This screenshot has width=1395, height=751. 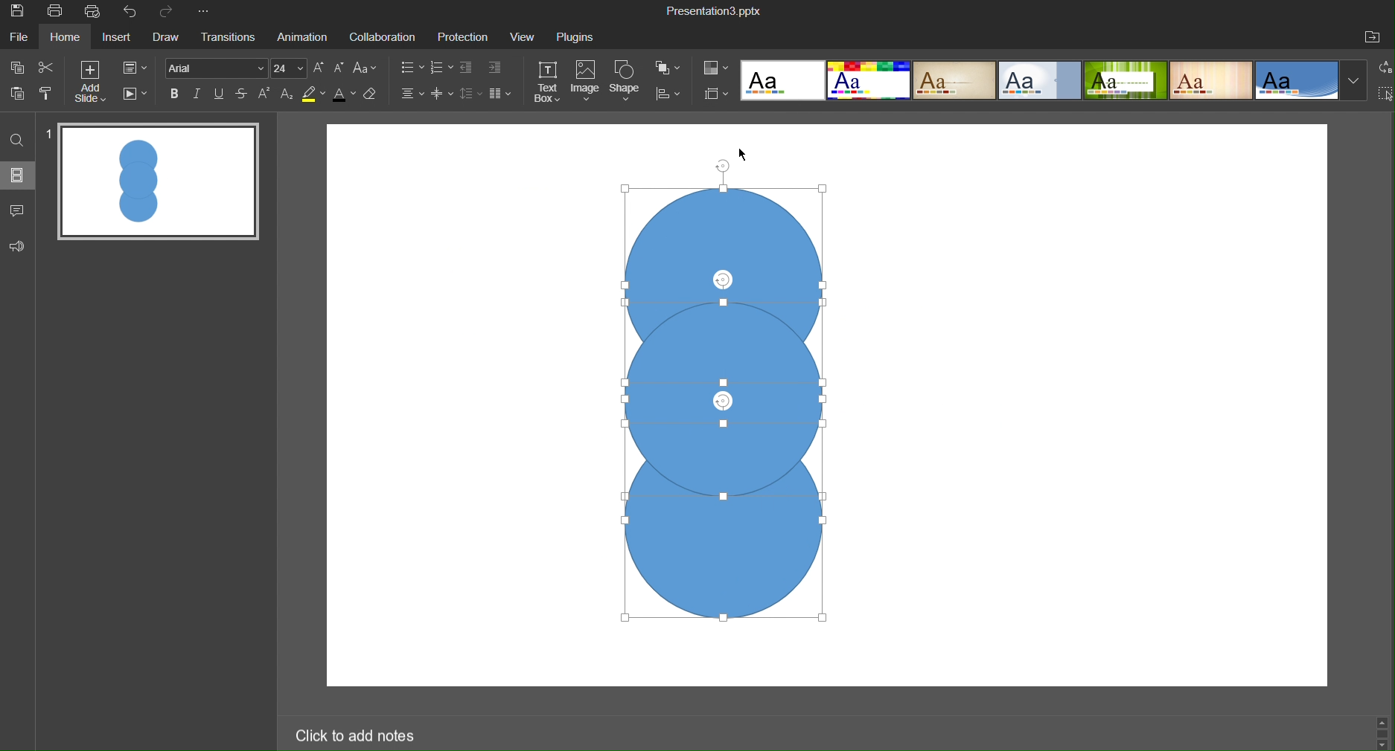 I want to click on Bold, so click(x=176, y=94).